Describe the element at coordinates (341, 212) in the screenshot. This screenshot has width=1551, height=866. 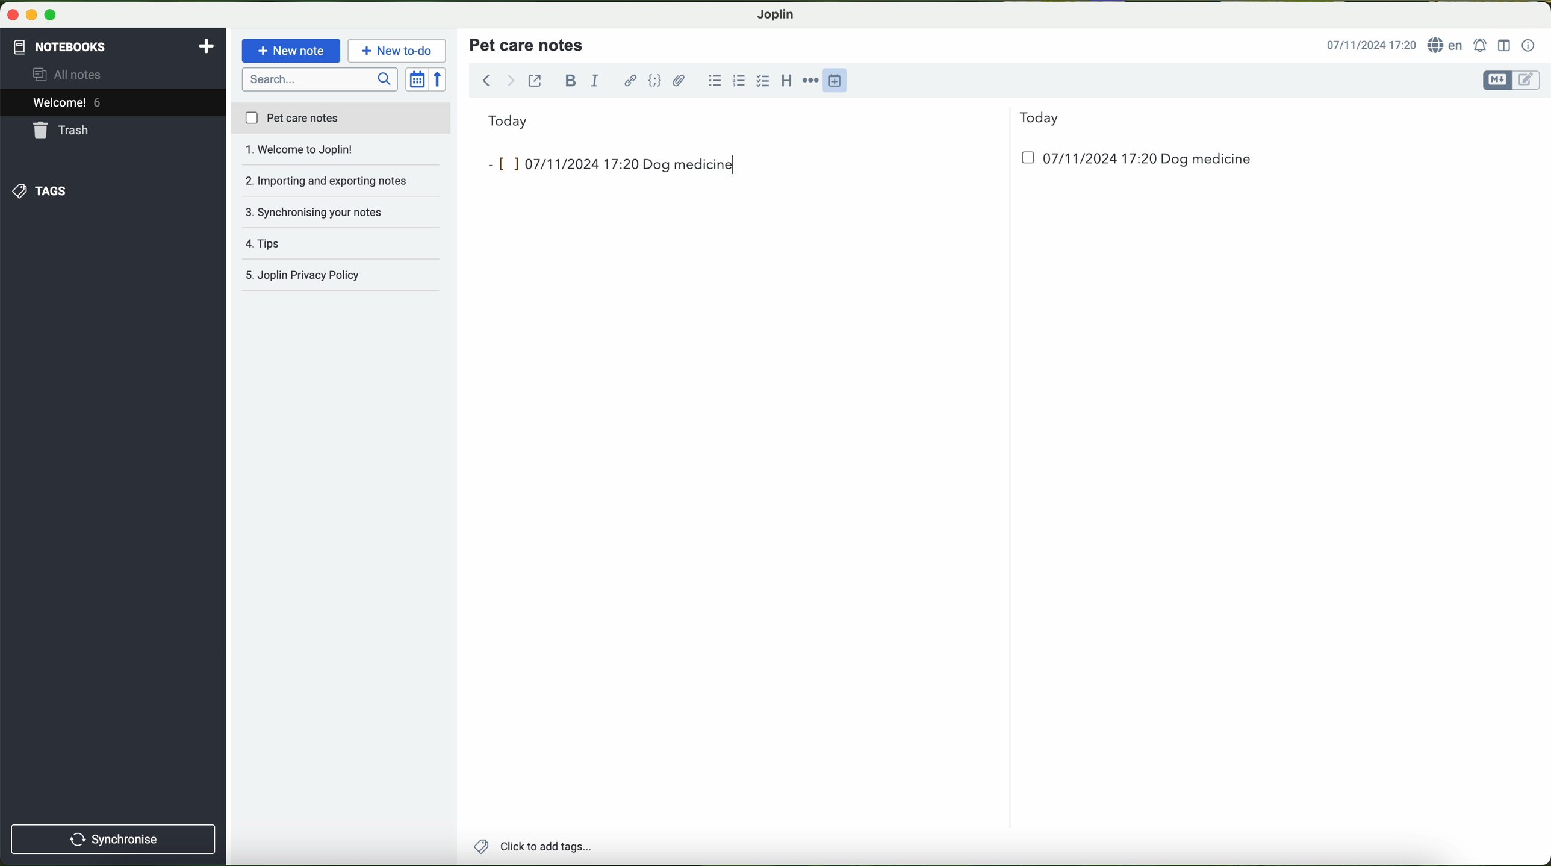
I see `tips` at that location.